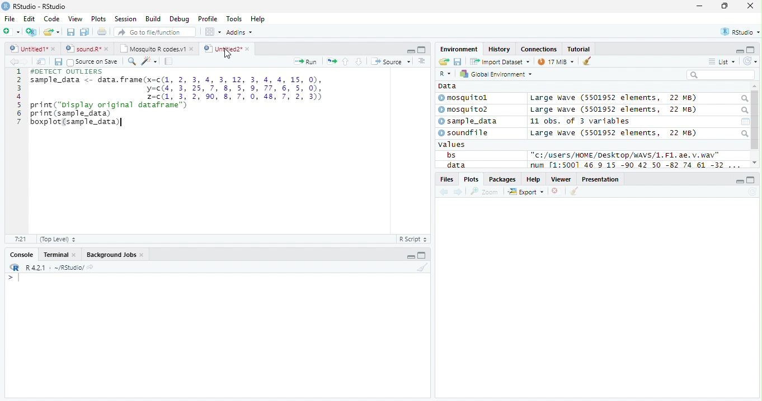 Image resolution: width=762 pixels, height=401 pixels. What do you see at coordinates (755, 87) in the screenshot?
I see `scroll up` at bounding box center [755, 87].